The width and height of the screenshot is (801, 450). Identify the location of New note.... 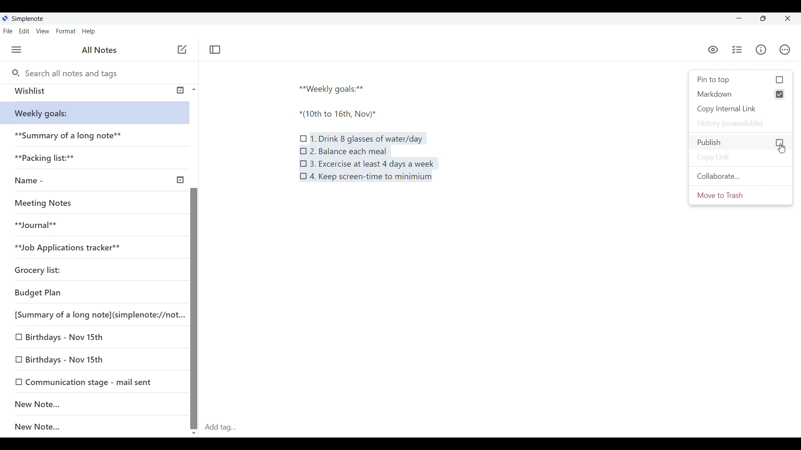
(99, 427).